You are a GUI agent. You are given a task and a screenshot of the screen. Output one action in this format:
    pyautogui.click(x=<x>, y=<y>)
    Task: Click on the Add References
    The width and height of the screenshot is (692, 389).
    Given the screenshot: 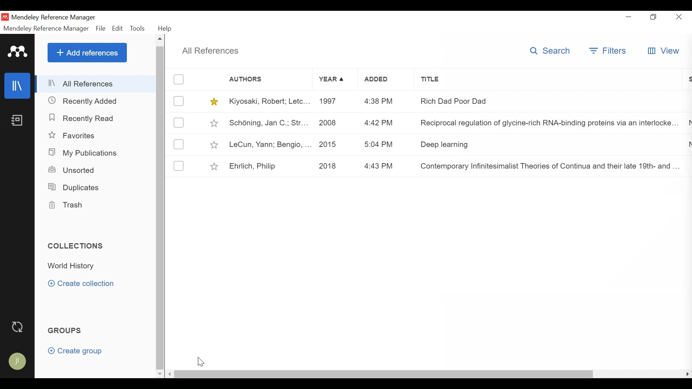 What is the action you would take?
    pyautogui.click(x=87, y=52)
    